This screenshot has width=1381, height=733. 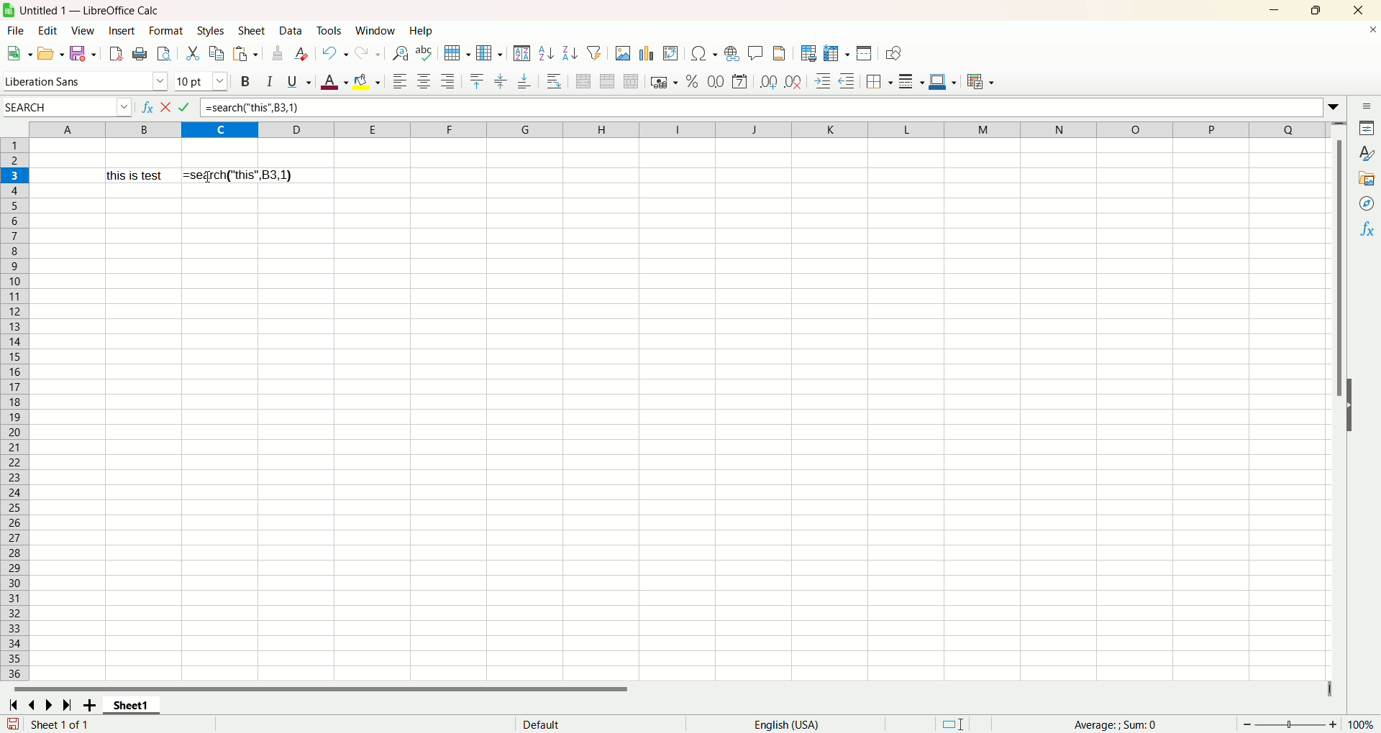 I want to click on sort ascending, so click(x=544, y=53).